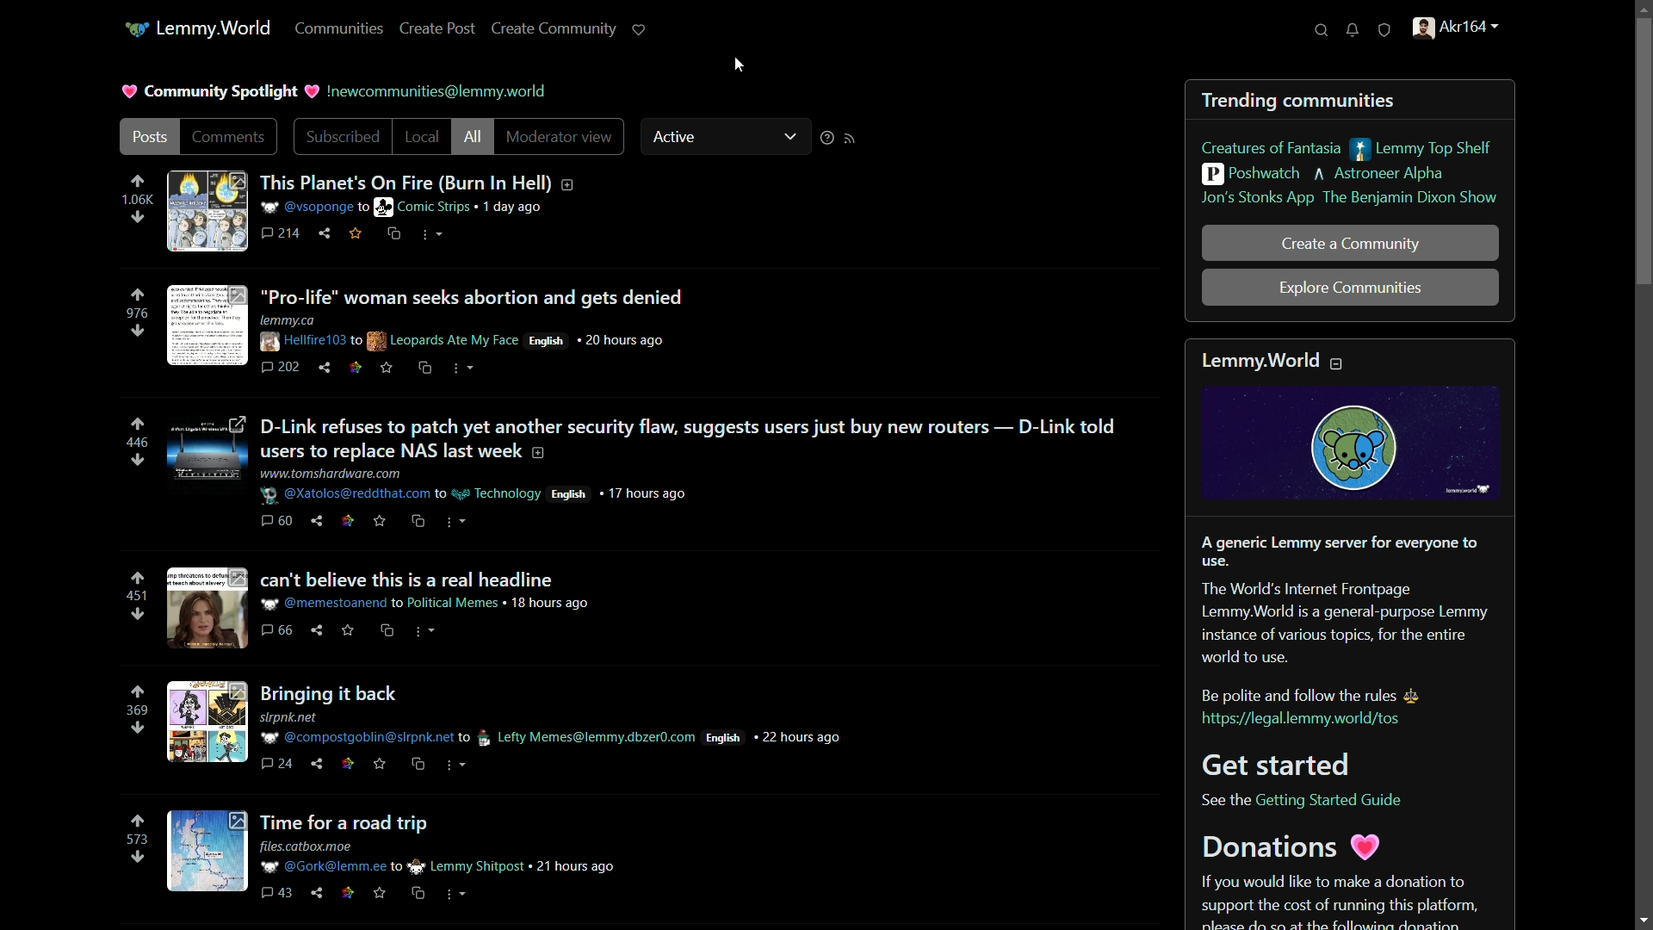 The width and height of the screenshot is (1653, 930). What do you see at coordinates (356, 235) in the screenshot?
I see `saved` at bounding box center [356, 235].